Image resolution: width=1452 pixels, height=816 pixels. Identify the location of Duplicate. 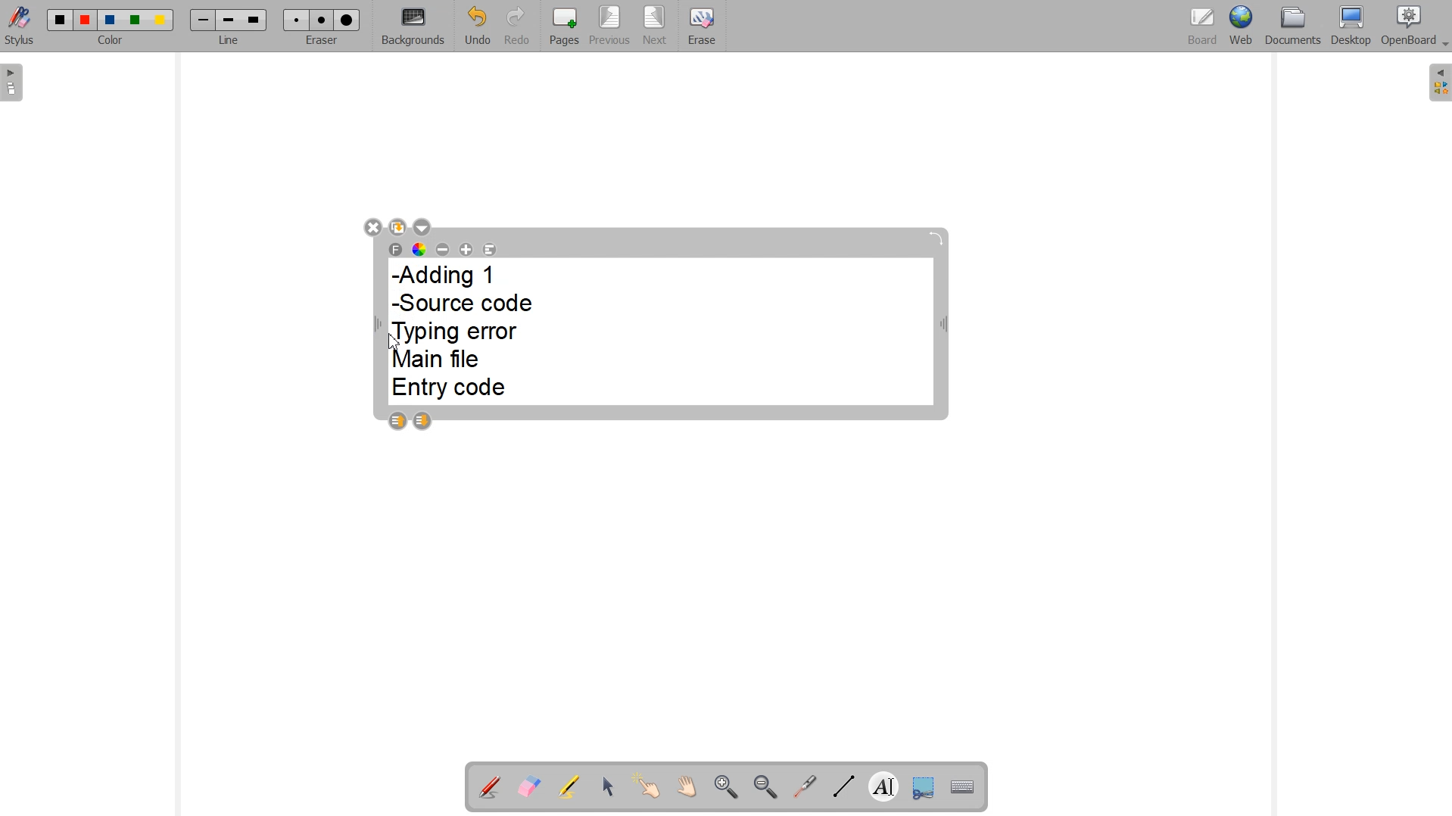
(398, 226).